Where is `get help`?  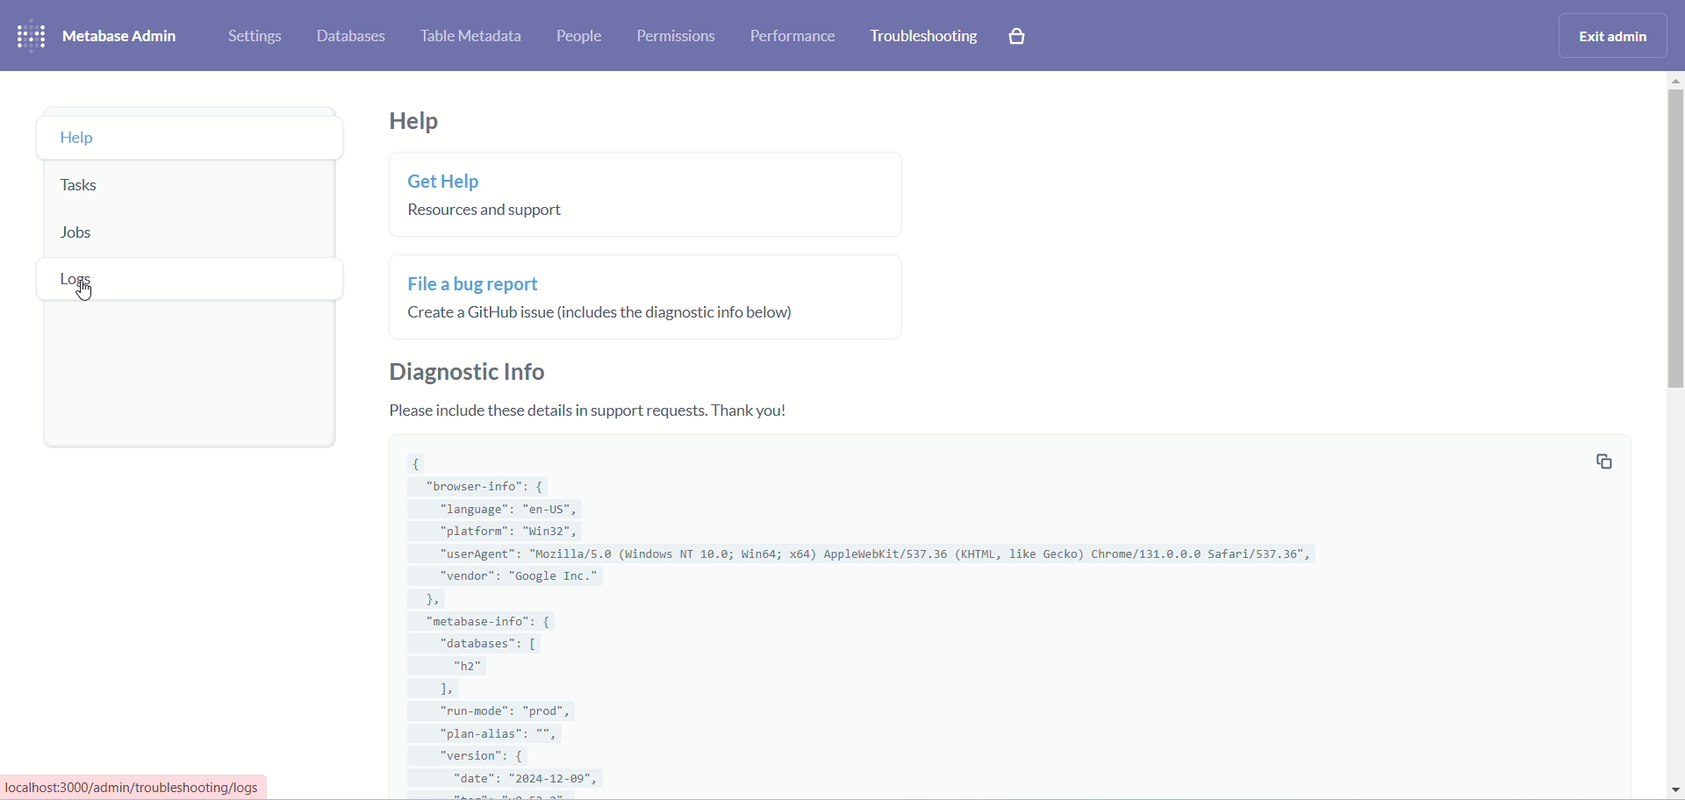 get help is located at coordinates (483, 198).